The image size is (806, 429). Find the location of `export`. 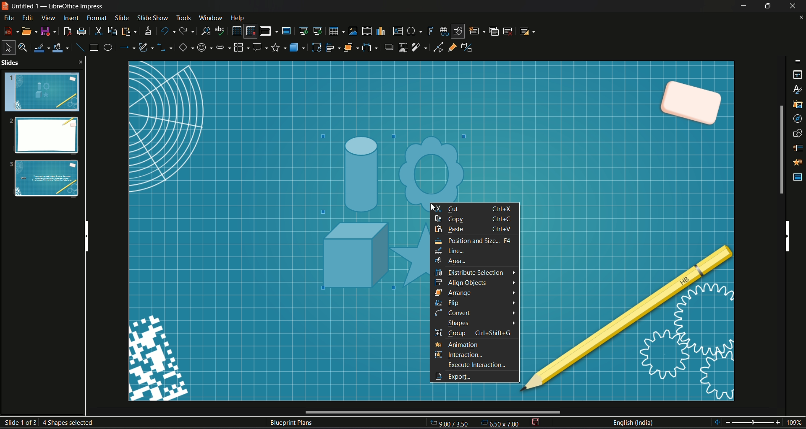

export is located at coordinates (465, 376).